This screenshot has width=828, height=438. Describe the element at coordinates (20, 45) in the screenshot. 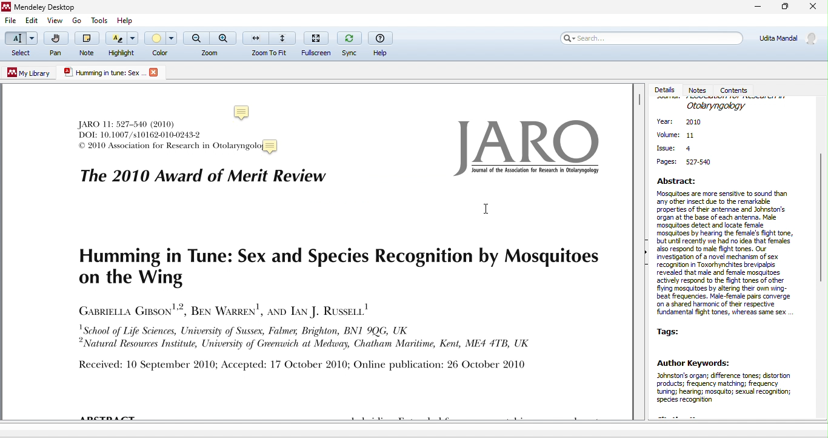

I see `select` at that location.